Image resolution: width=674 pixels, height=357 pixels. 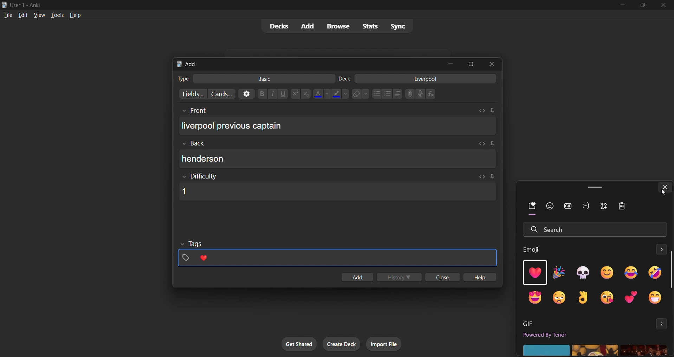 I want to click on hlep, so click(x=481, y=278).